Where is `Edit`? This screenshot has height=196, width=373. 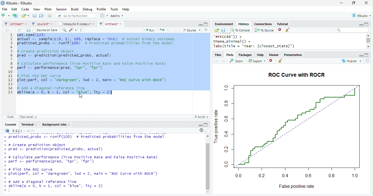
Edit is located at coordinates (14, 9).